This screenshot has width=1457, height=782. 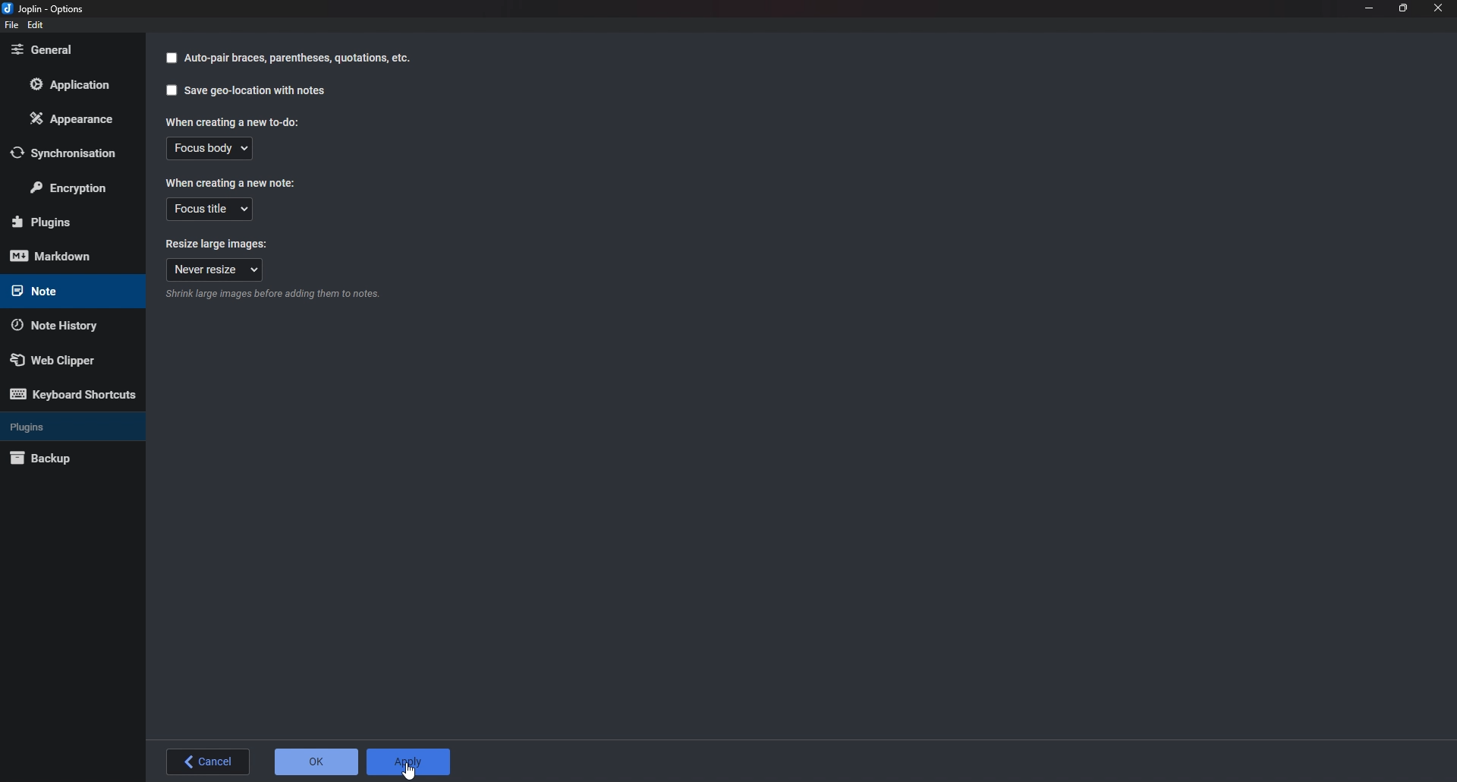 I want to click on Web Clipper, so click(x=66, y=359).